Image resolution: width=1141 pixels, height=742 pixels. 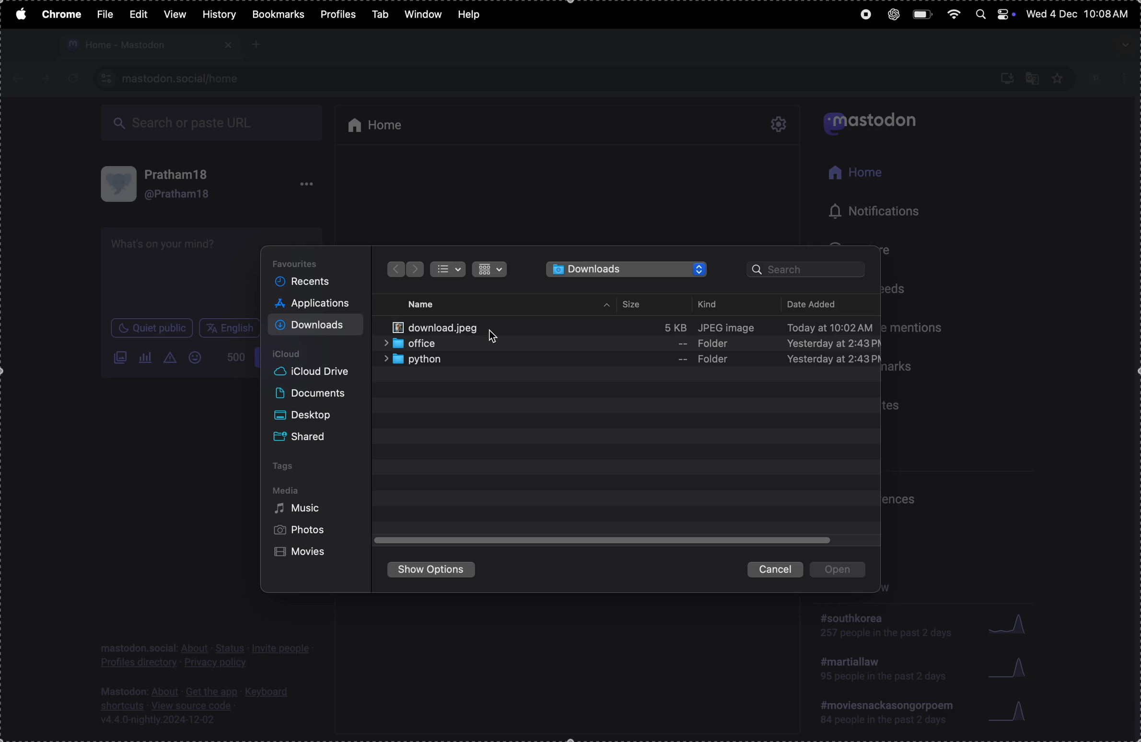 What do you see at coordinates (1012, 713) in the screenshot?
I see `graph` at bounding box center [1012, 713].